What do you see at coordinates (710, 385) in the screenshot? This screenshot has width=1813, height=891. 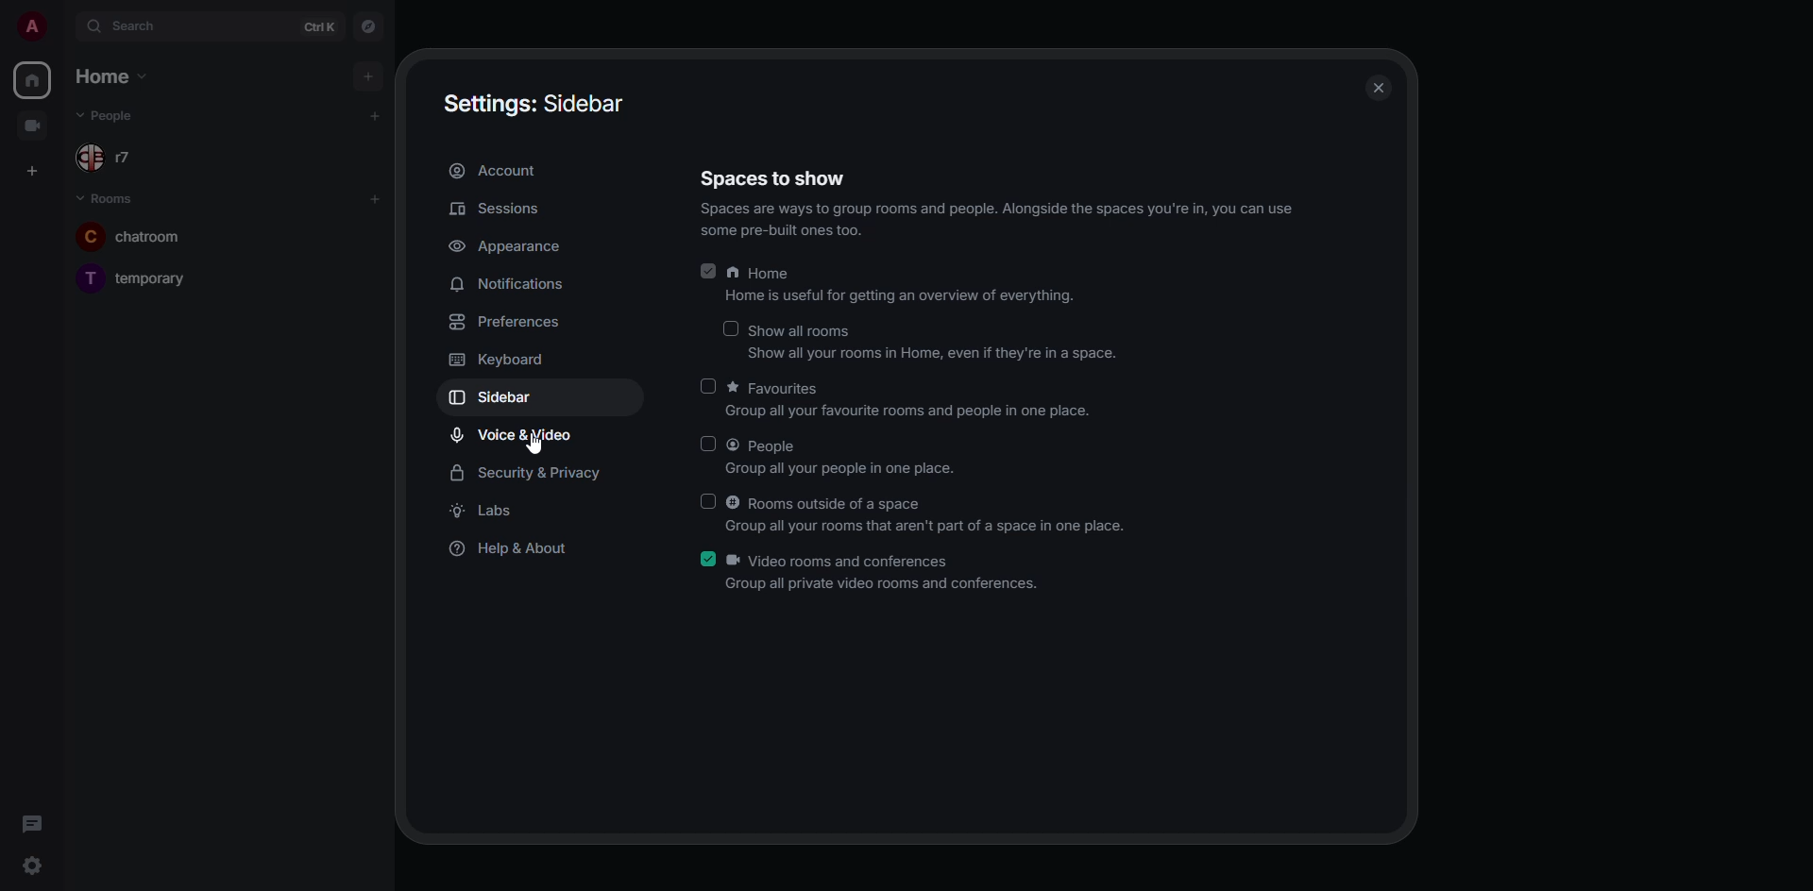 I see `click to enable` at bounding box center [710, 385].